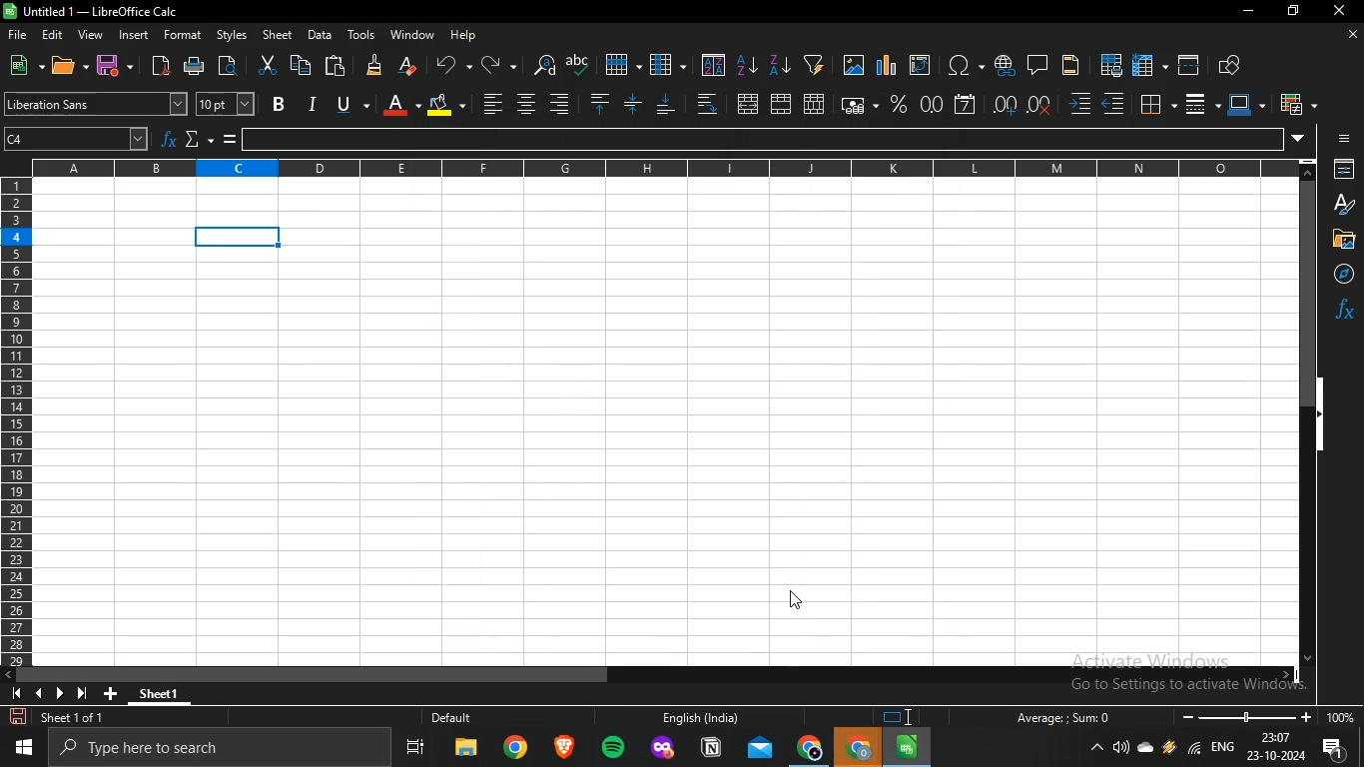  What do you see at coordinates (1221, 749) in the screenshot?
I see `english` at bounding box center [1221, 749].